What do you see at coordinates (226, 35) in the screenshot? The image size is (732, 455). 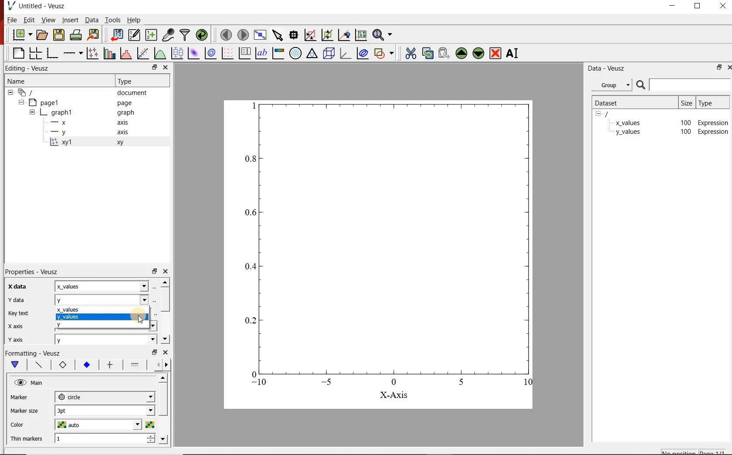 I see `move to previous page` at bounding box center [226, 35].